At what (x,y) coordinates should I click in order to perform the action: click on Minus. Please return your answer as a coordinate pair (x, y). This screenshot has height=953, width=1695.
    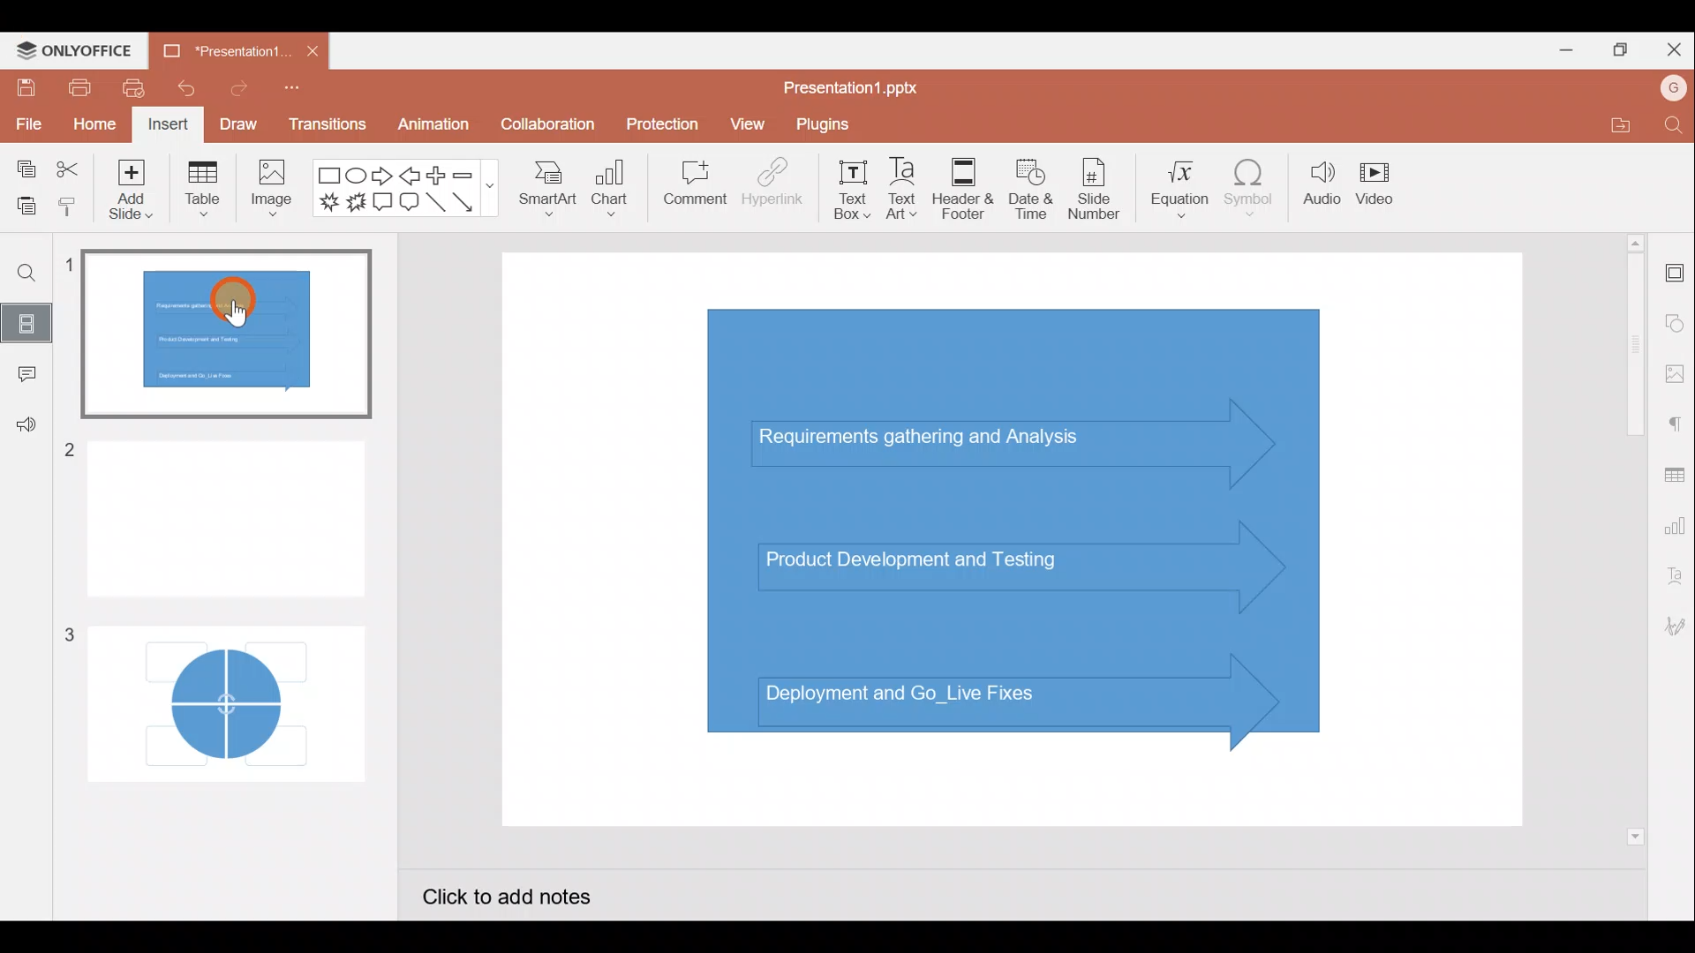
    Looking at the image, I should click on (470, 176).